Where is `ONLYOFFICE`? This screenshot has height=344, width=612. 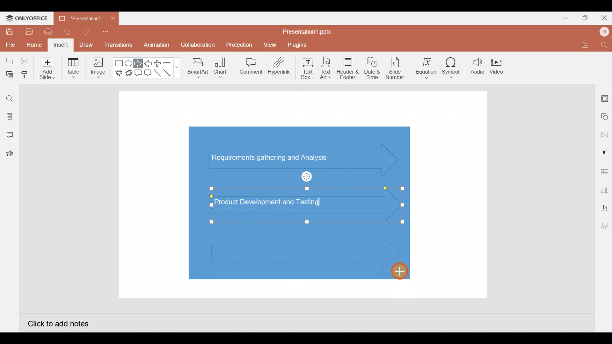
ONLYOFFICE is located at coordinates (27, 18).